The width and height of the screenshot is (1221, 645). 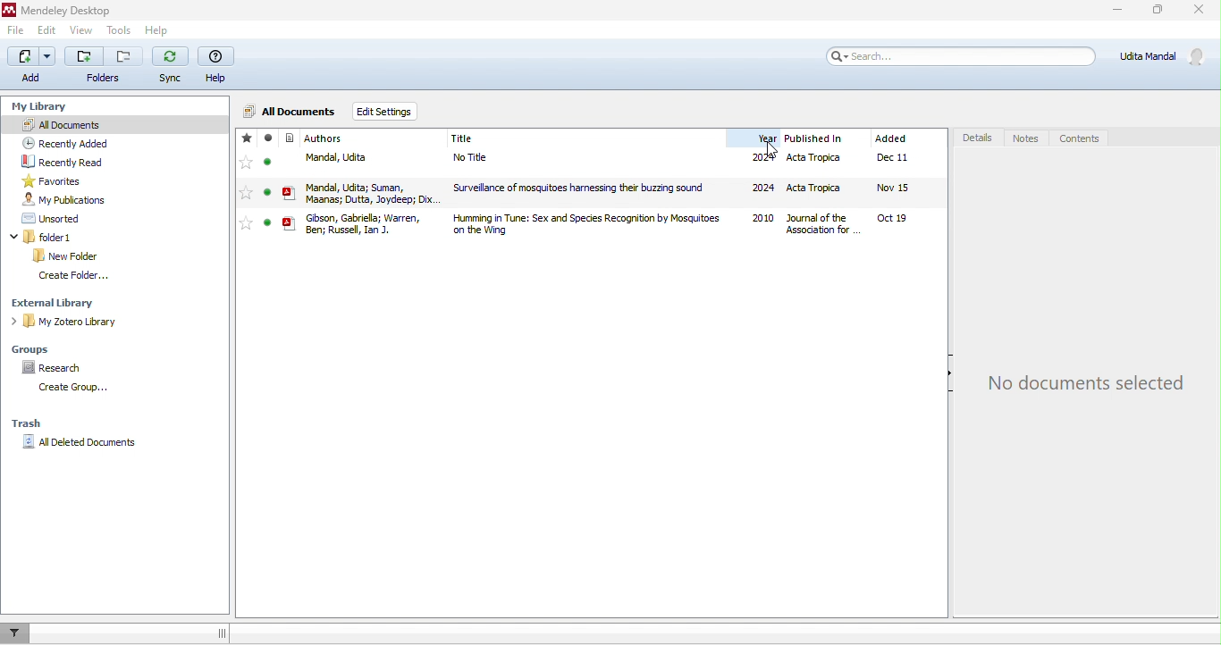 What do you see at coordinates (46, 368) in the screenshot?
I see `research` at bounding box center [46, 368].